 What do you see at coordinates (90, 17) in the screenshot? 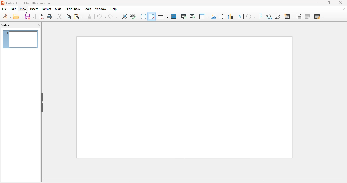
I see `clone formatting` at bounding box center [90, 17].